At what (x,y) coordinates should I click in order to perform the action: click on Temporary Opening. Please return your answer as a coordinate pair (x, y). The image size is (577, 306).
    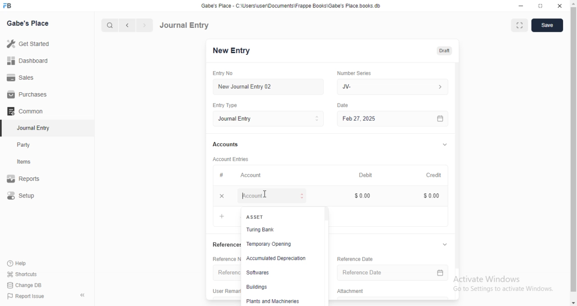
    Looking at the image, I should click on (272, 243).